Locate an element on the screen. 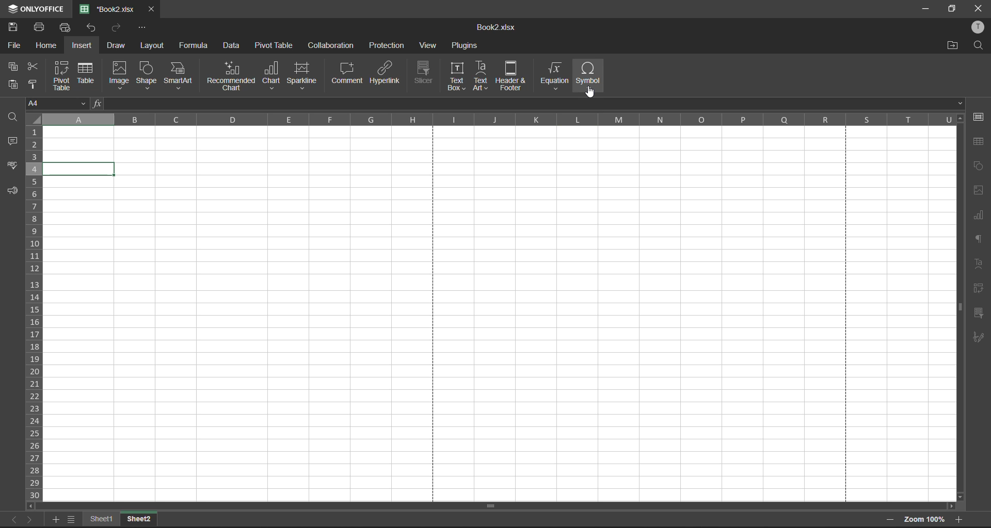 This screenshot has height=528, width=991. slicer is located at coordinates (424, 74).